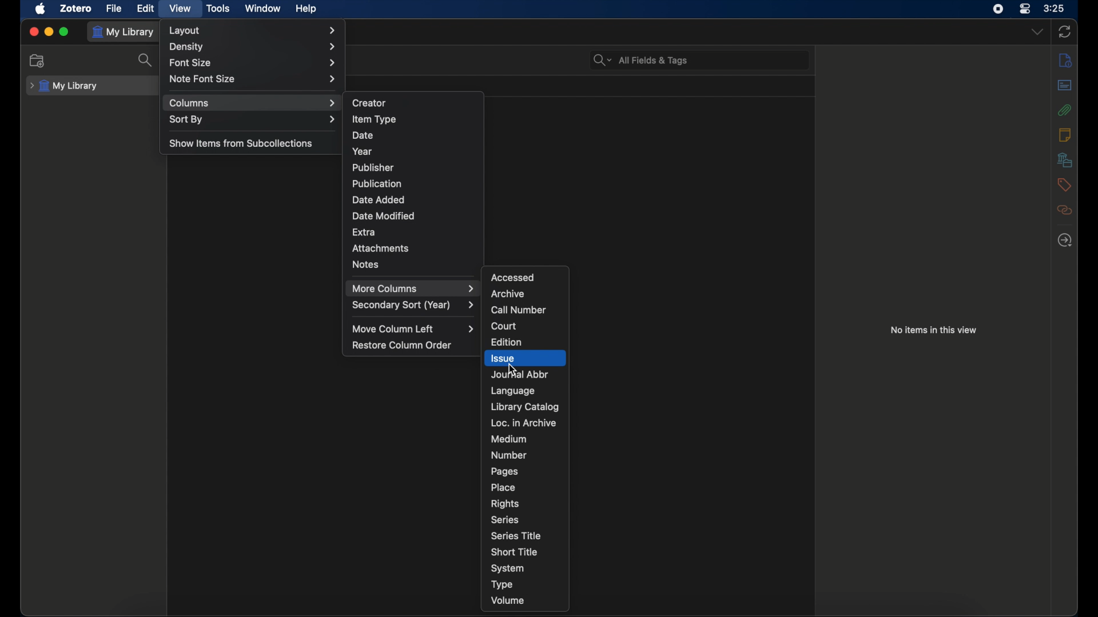  Describe the element at coordinates (508, 294) in the screenshot. I see `archive` at that location.